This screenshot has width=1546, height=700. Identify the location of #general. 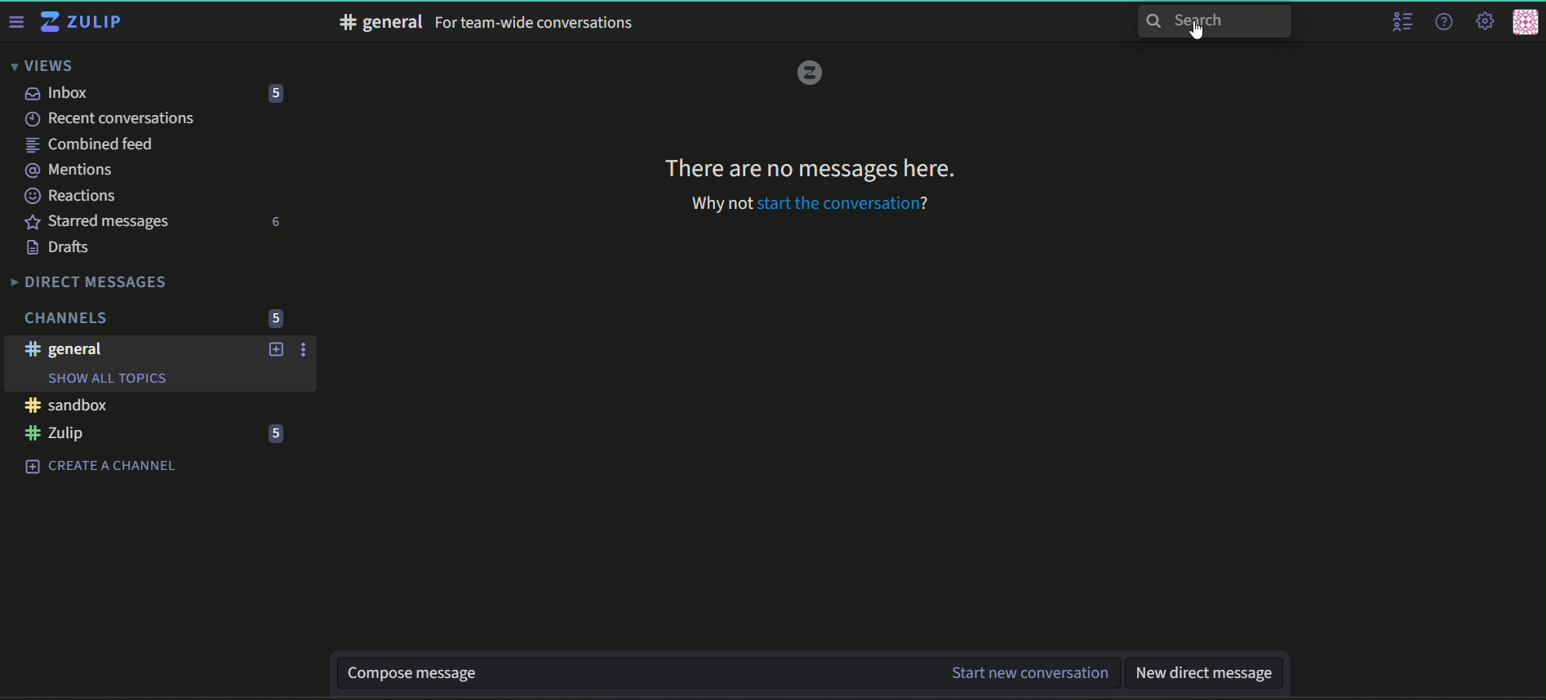
(63, 349).